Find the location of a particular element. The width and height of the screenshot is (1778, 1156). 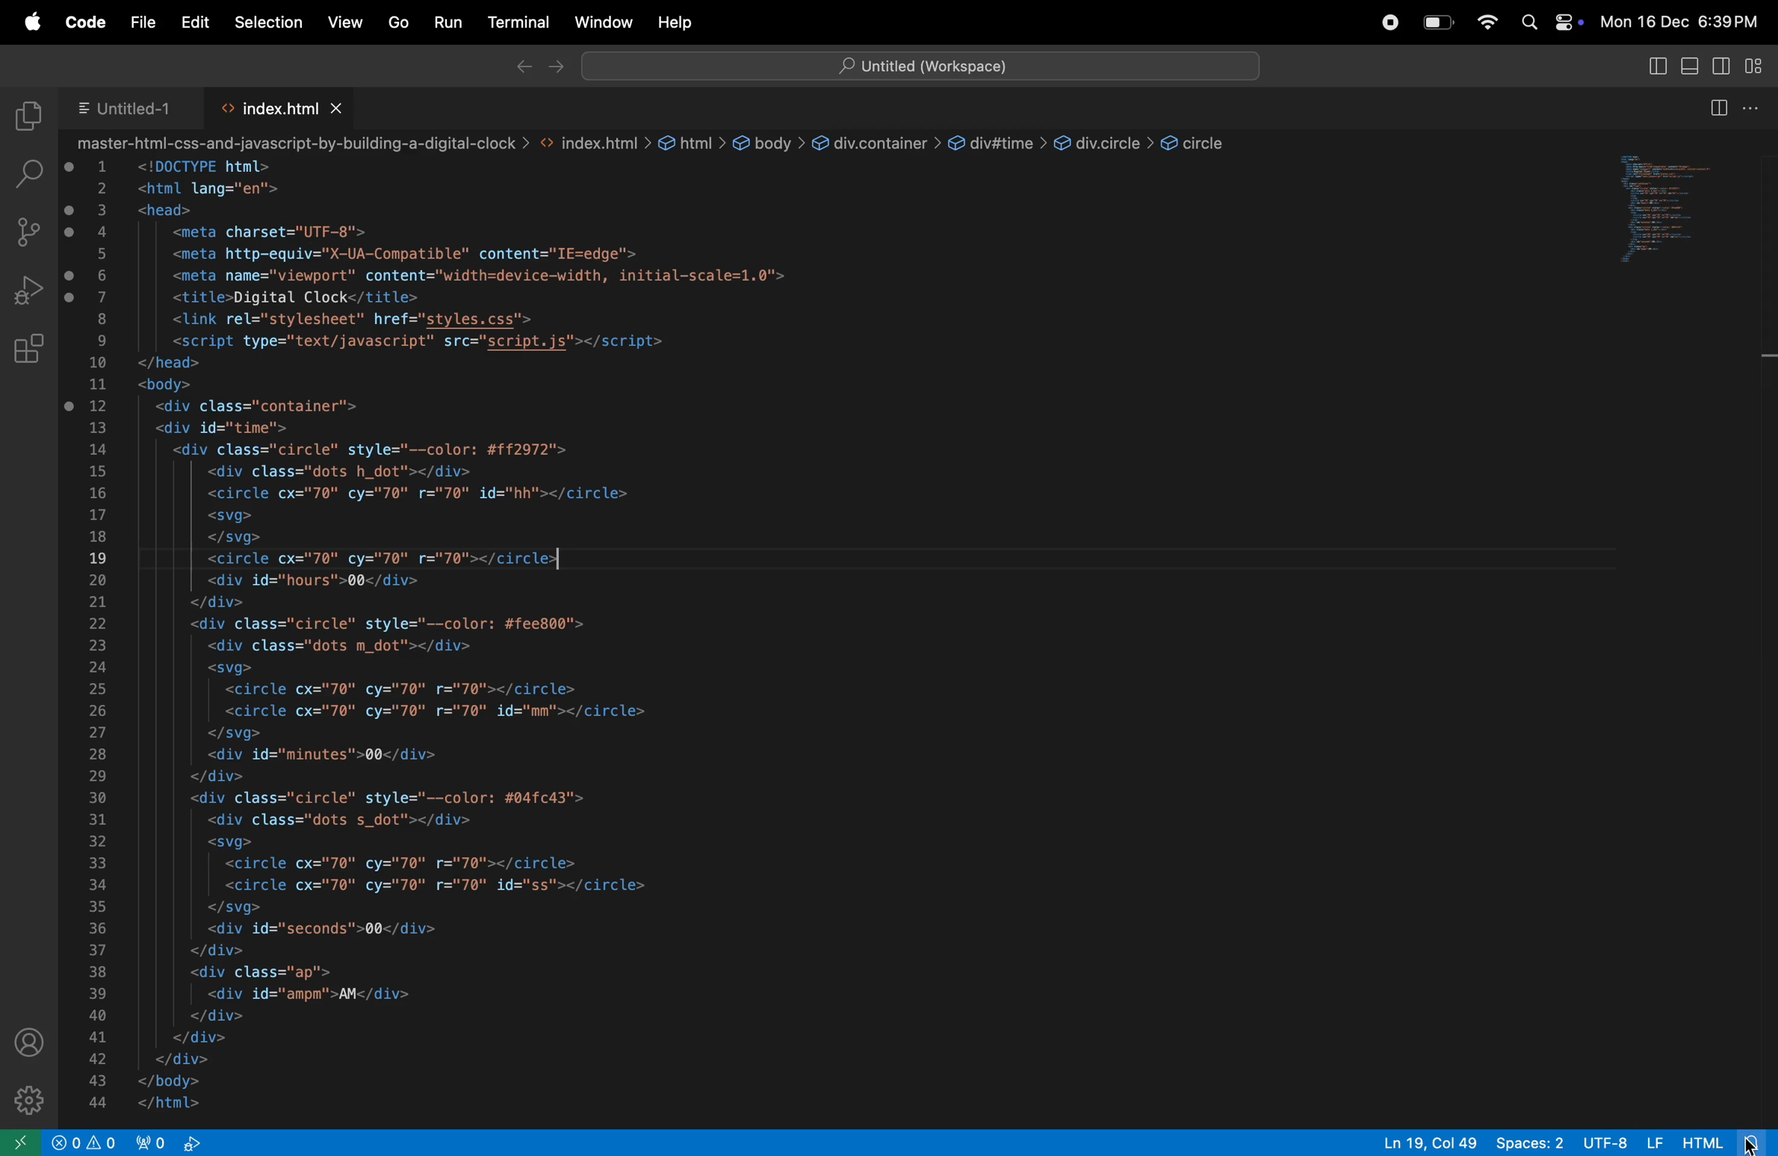

split screen is located at coordinates (1723, 111).